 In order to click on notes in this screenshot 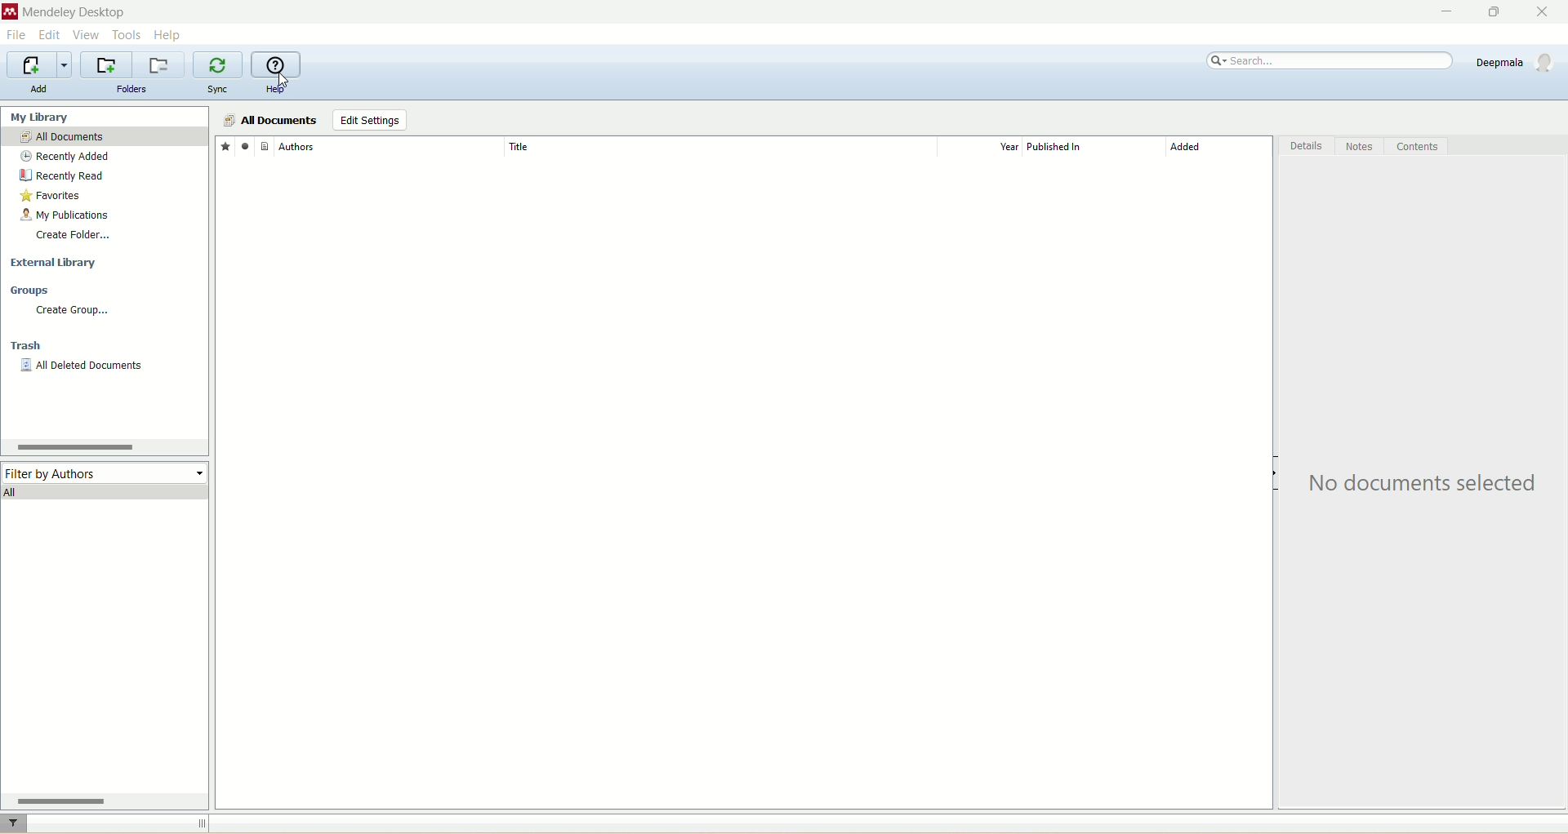, I will do `click(1364, 146)`.